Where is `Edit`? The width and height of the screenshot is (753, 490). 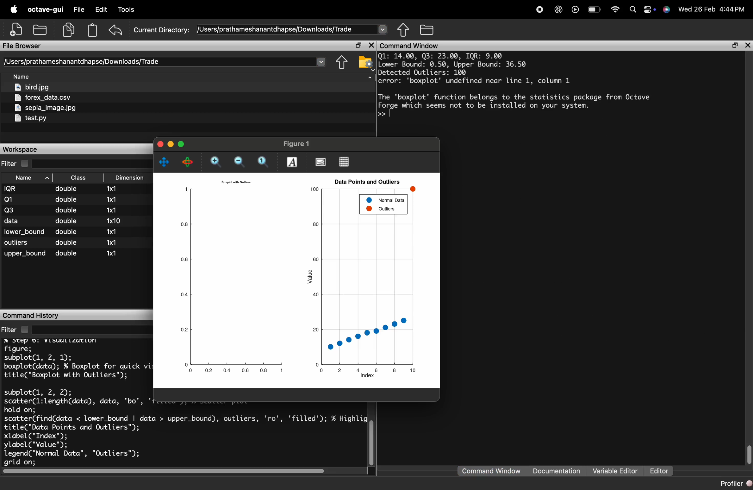 Edit is located at coordinates (101, 9).